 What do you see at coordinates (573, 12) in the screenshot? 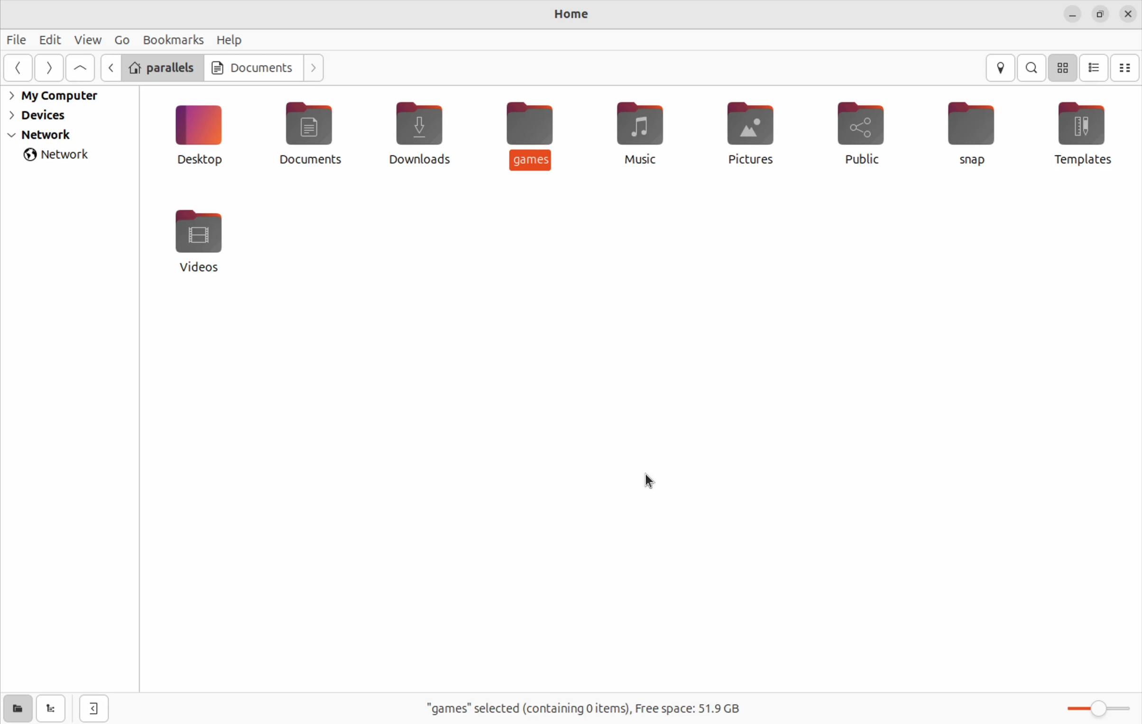
I see `home` at bounding box center [573, 12].